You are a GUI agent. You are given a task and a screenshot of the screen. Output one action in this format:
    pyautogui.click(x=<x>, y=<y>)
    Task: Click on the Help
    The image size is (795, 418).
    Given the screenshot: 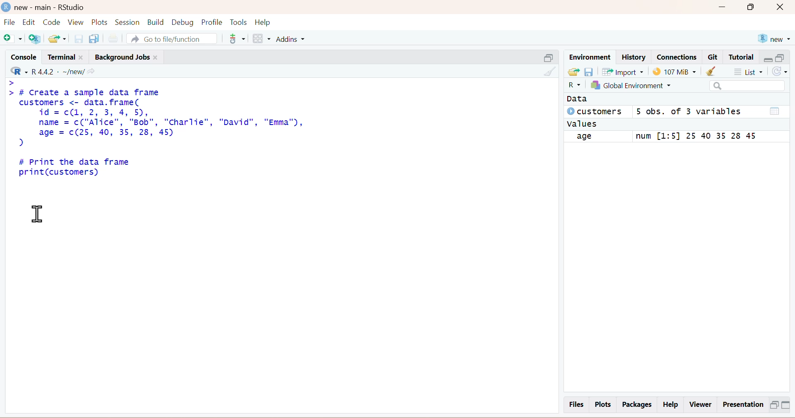 What is the action you would take?
    pyautogui.click(x=672, y=405)
    